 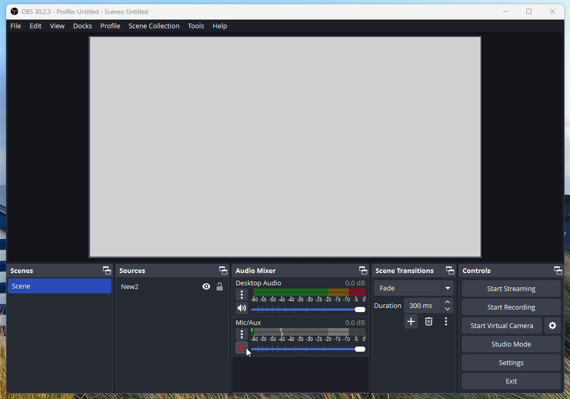 What do you see at coordinates (512, 270) in the screenshot?
I see `Controls` at bounding box center [512, 270].